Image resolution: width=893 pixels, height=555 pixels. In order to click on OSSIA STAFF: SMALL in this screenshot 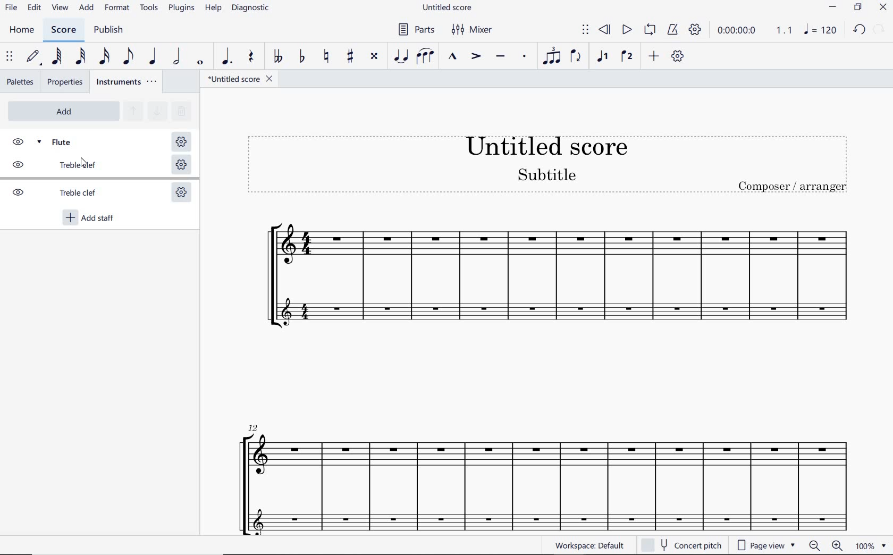, I will do `click(538, 517)`.